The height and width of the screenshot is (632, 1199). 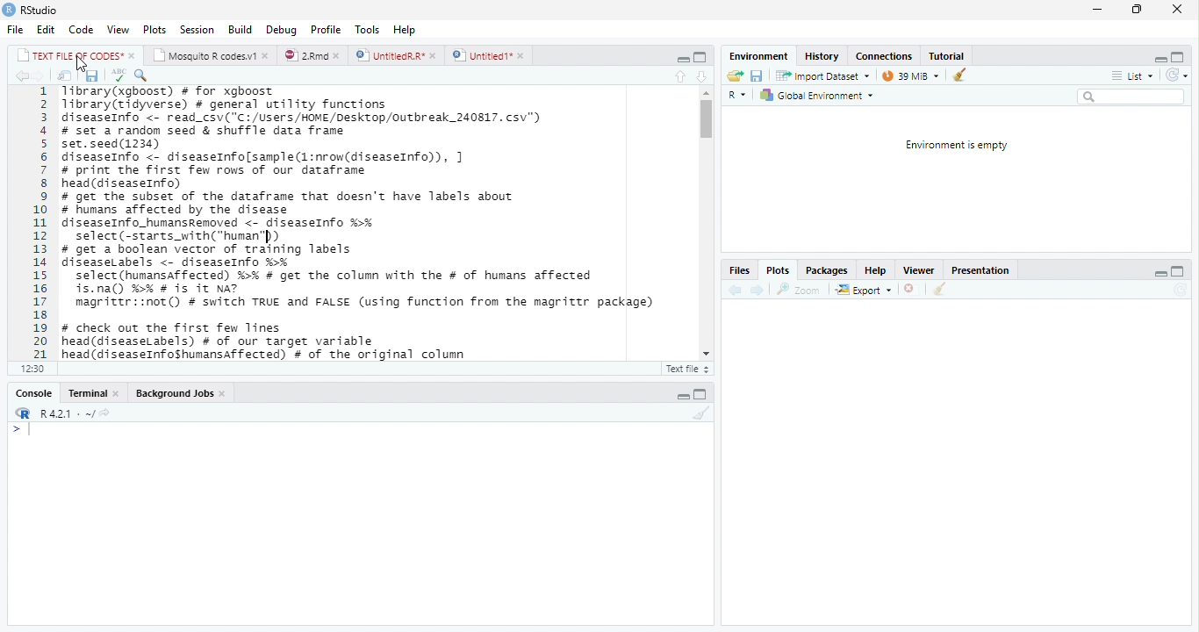 What do you see at coordinates (14, 29) in the screenshot?
I see `File` at bounding box center [14, 29].